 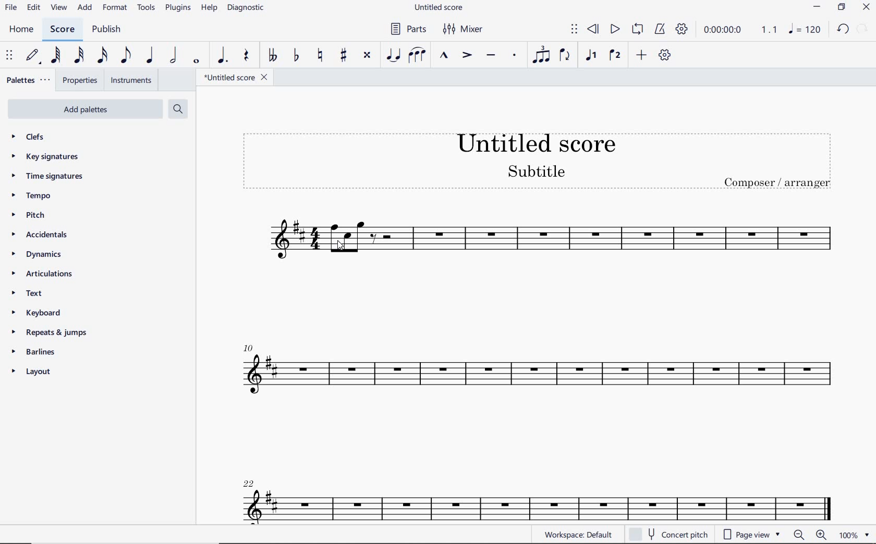 I want to click on HELP, so click(x=209, y=9).